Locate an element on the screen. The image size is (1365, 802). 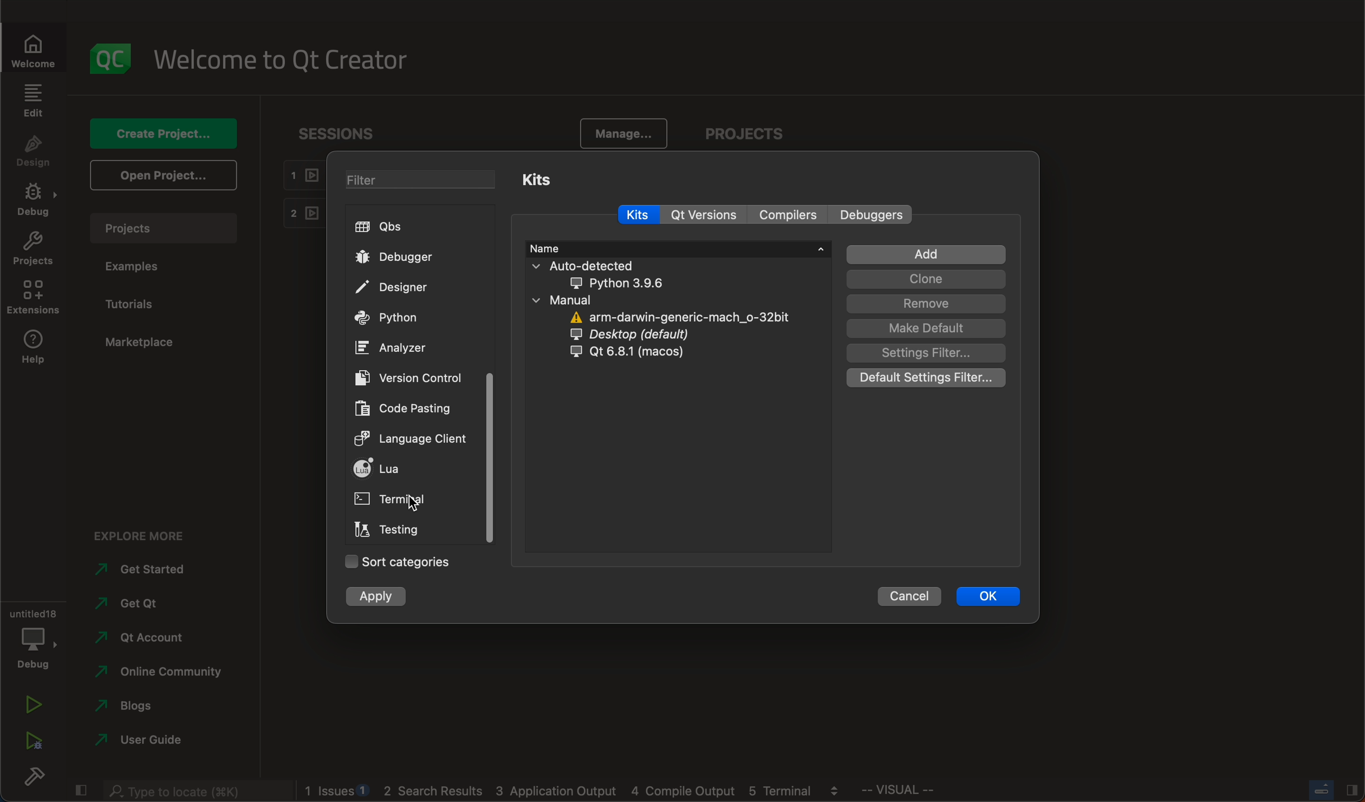
make is located at coordinates (927, 328).